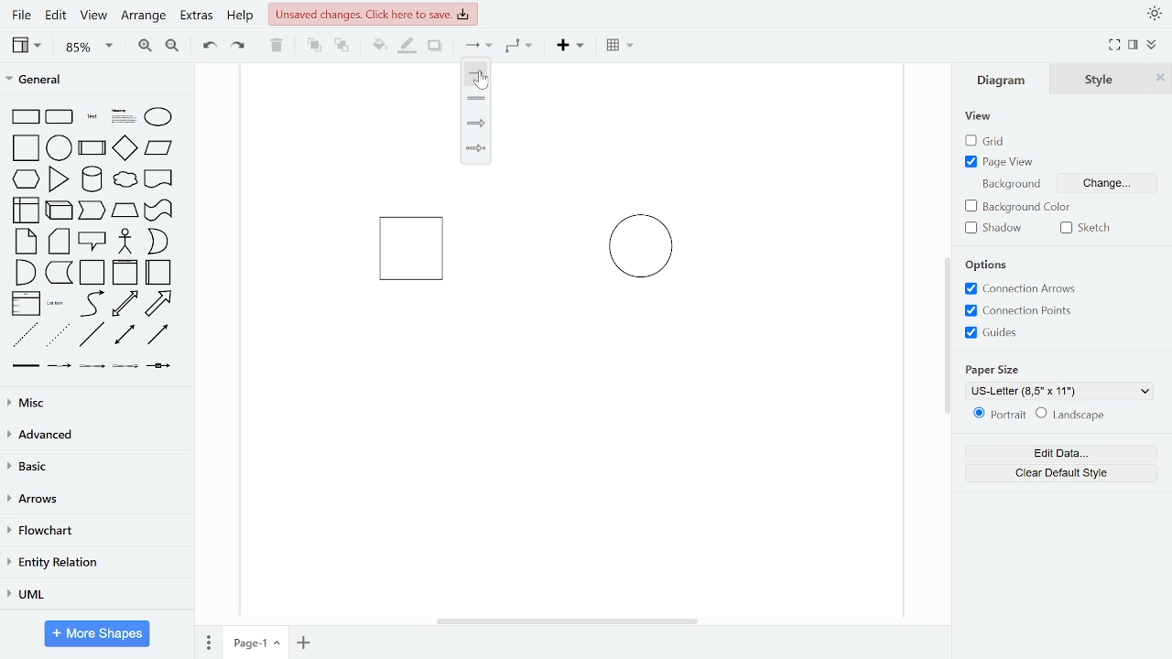 Image resolution: width=1172 pixels, height=659 pixels. What do you see at coordinates (304, 643) in the screenshot?
I see `add page` at bounding box center [304, 643].